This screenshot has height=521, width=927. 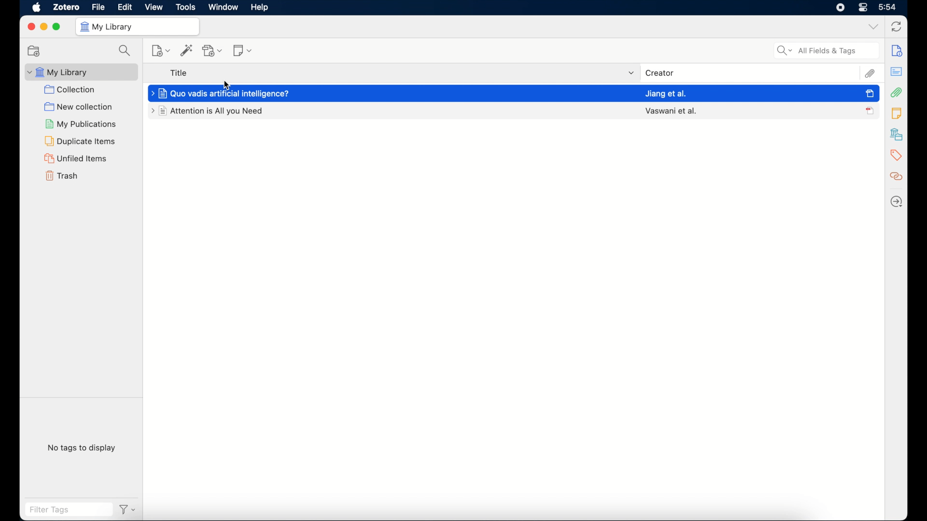 What do you see at coordinates (895, 155) in the screenshot?
I see `tags` at bounding box center [895, 155].